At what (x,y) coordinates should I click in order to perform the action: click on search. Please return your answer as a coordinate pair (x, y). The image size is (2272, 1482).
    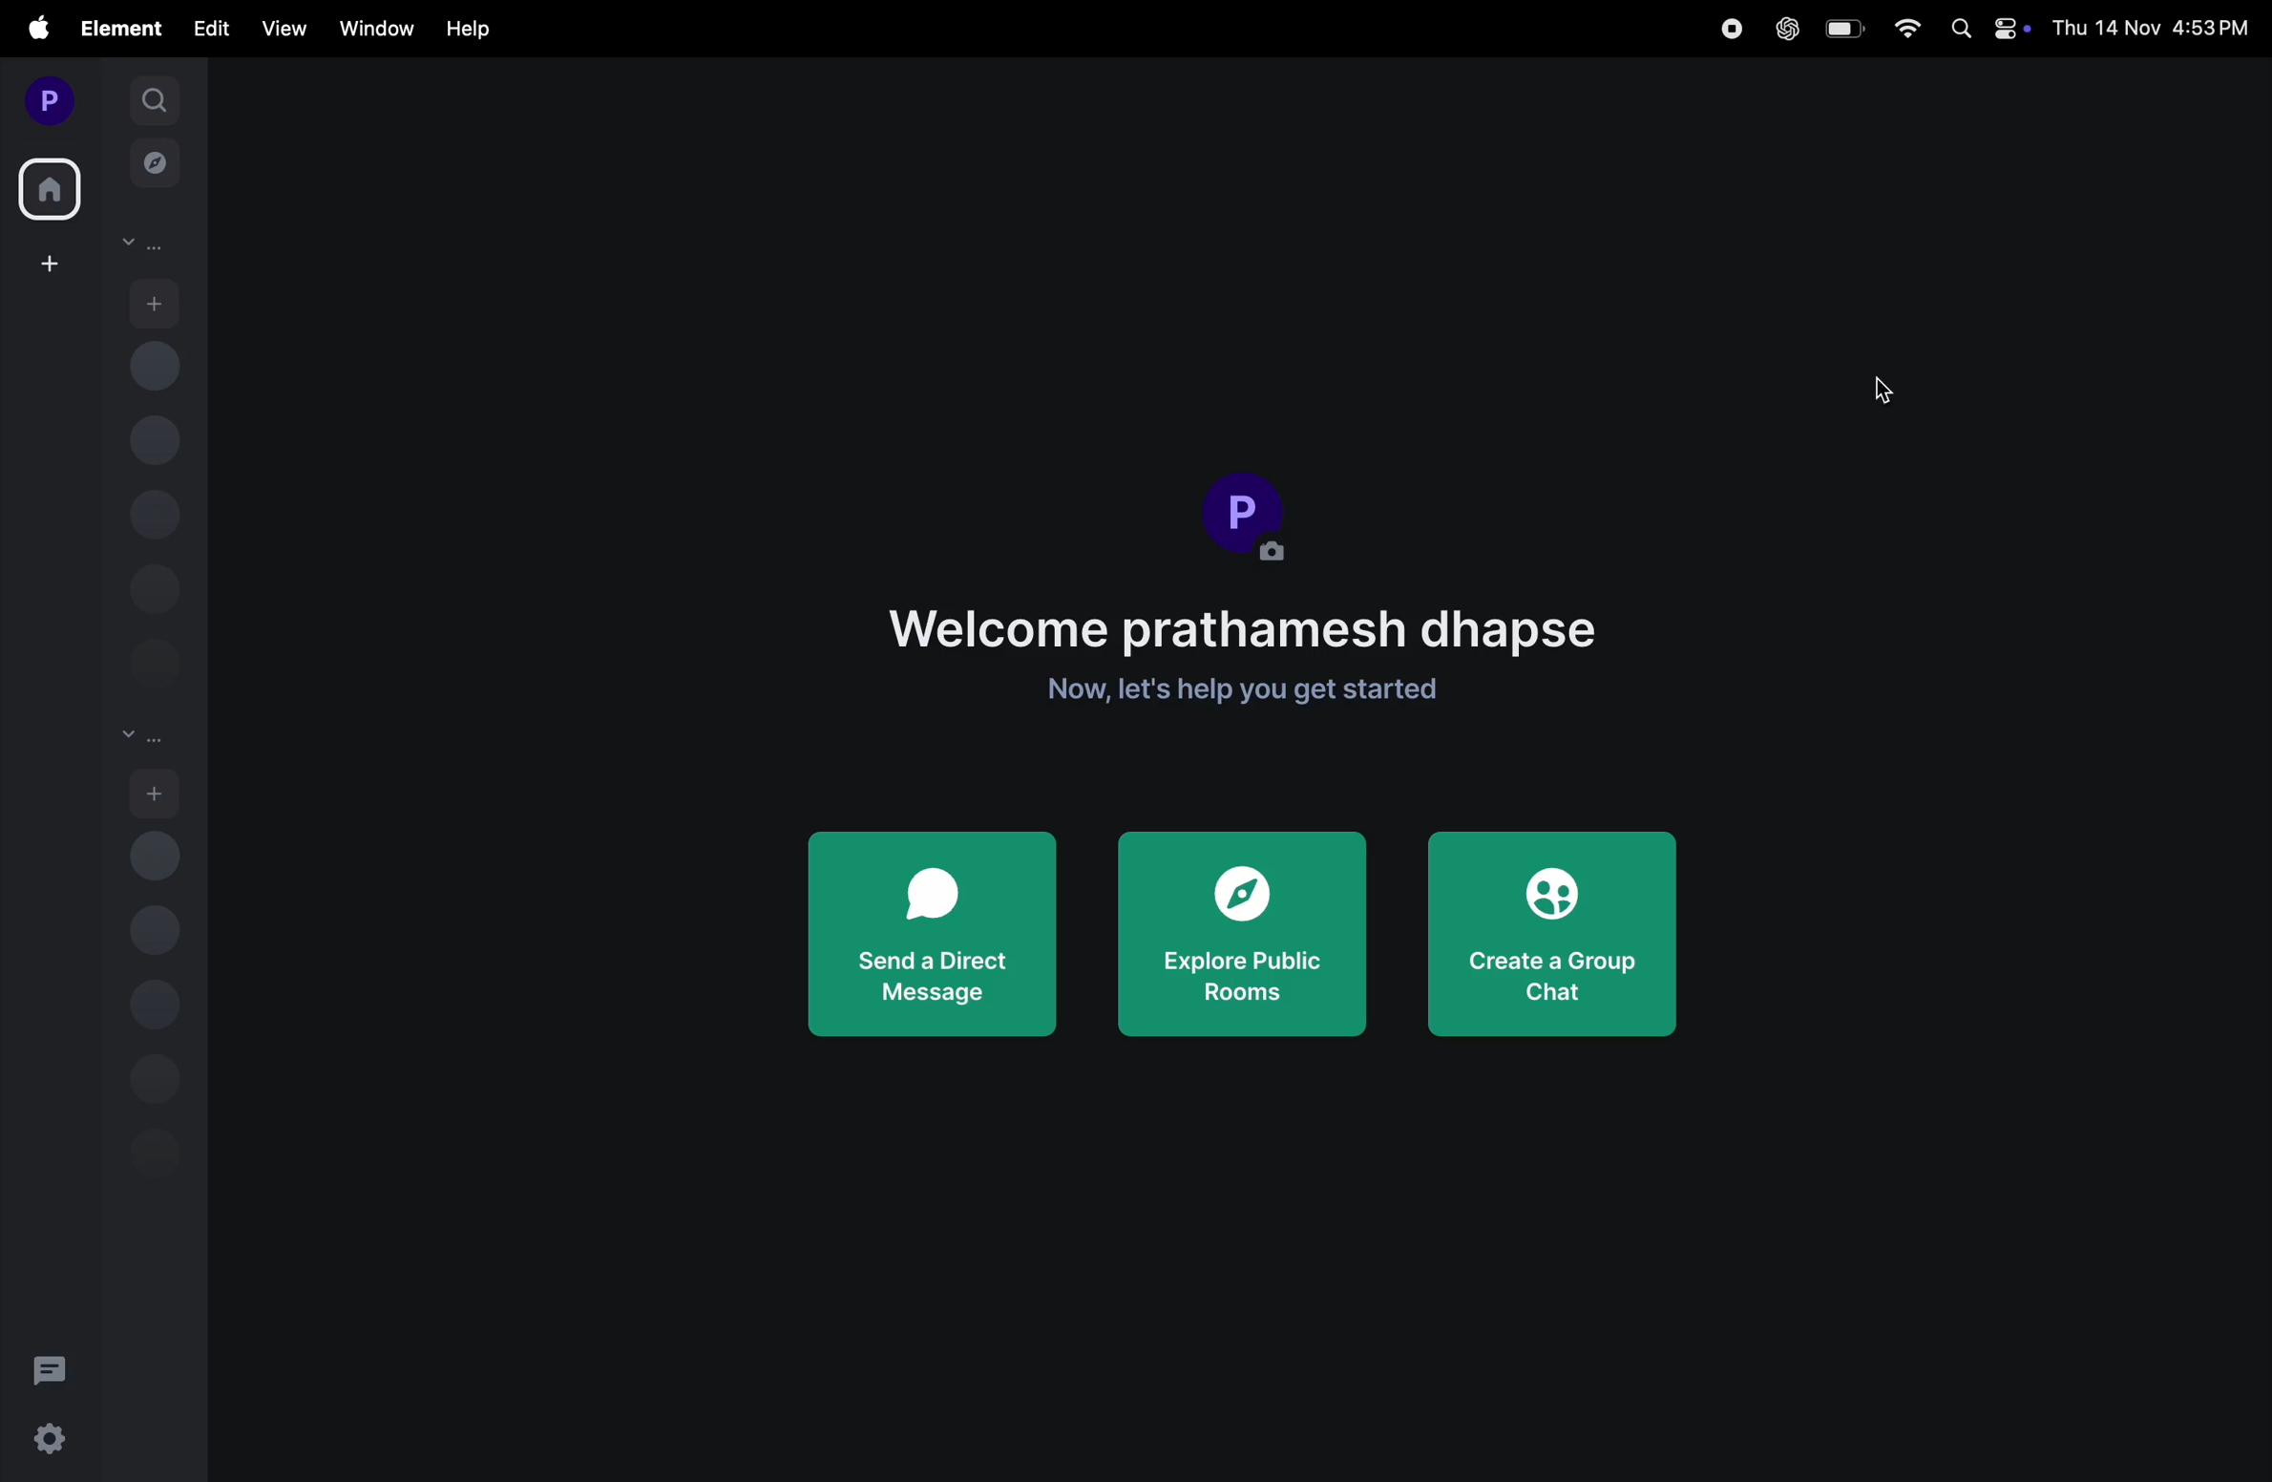
    Looking at the image, I should click on (154, 97).